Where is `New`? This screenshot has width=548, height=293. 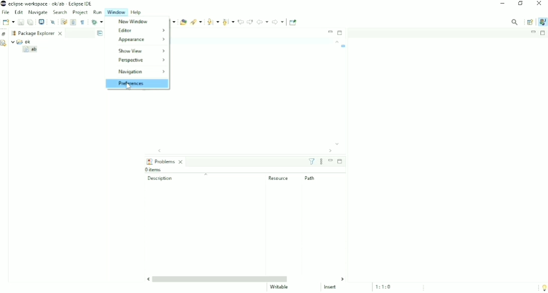 New is located at coordinates (8, 22).